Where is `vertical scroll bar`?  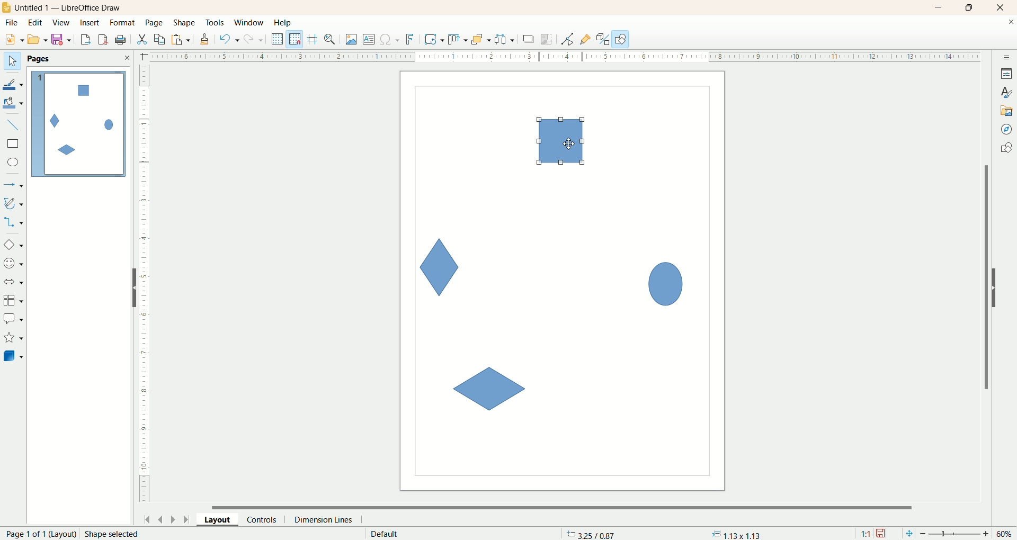
vertical scroll bar is located at coordinates (984, 277).